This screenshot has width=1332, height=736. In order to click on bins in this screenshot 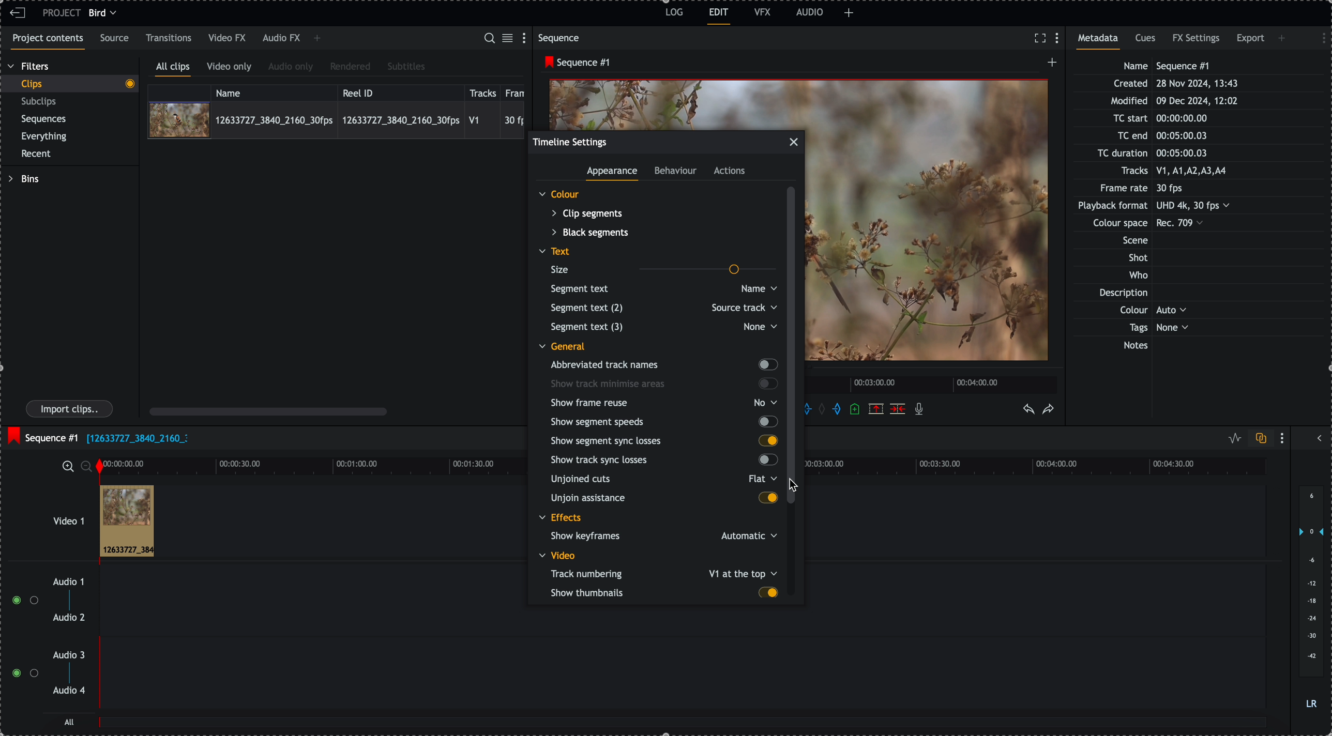, I will do `click(23, 179)`.